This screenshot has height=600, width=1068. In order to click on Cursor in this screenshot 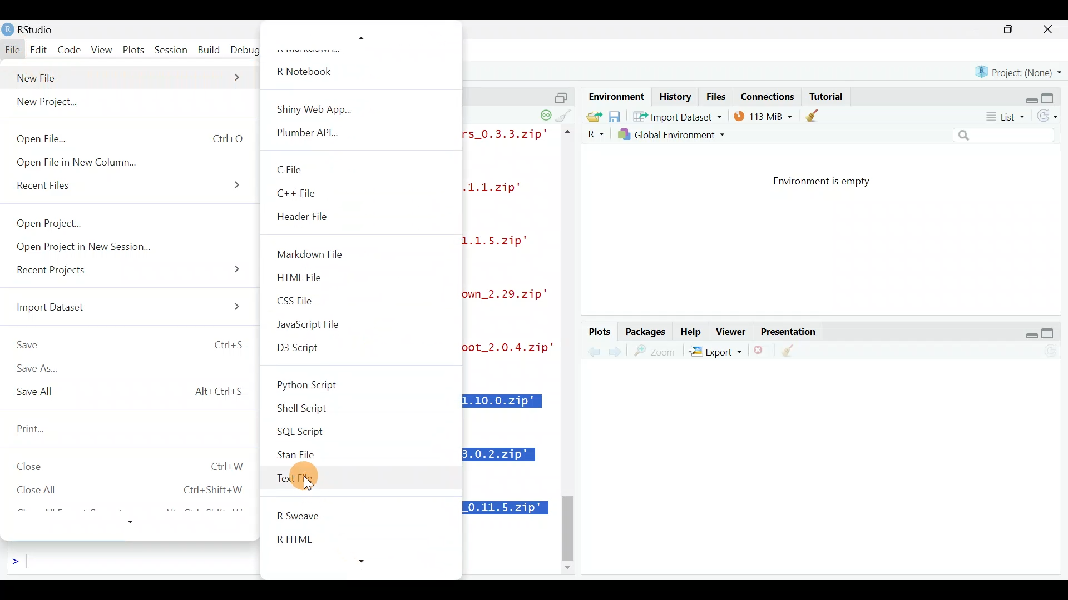, I will do `click(317, 480)`.